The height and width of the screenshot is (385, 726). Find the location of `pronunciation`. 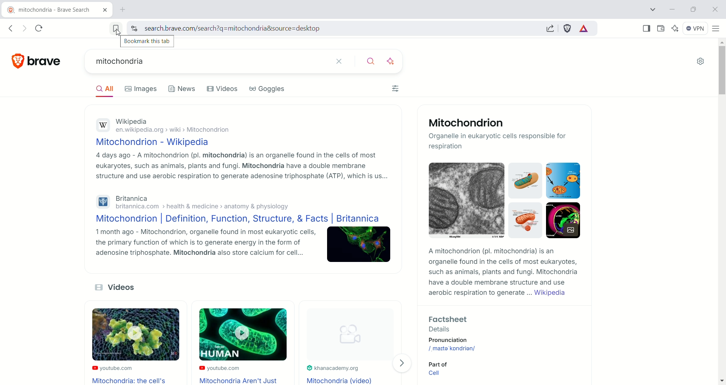

pronunciation is located at coordinates (459, 340).